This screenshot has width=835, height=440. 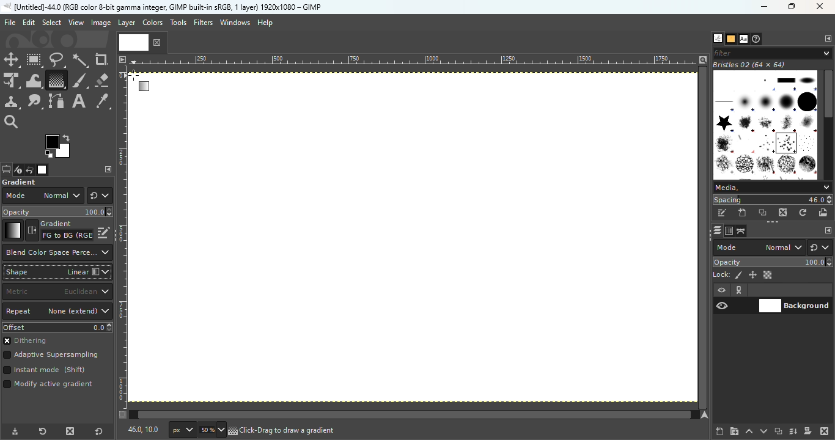 I want to click on Rectangle select tool, so click(x=35, y=61).